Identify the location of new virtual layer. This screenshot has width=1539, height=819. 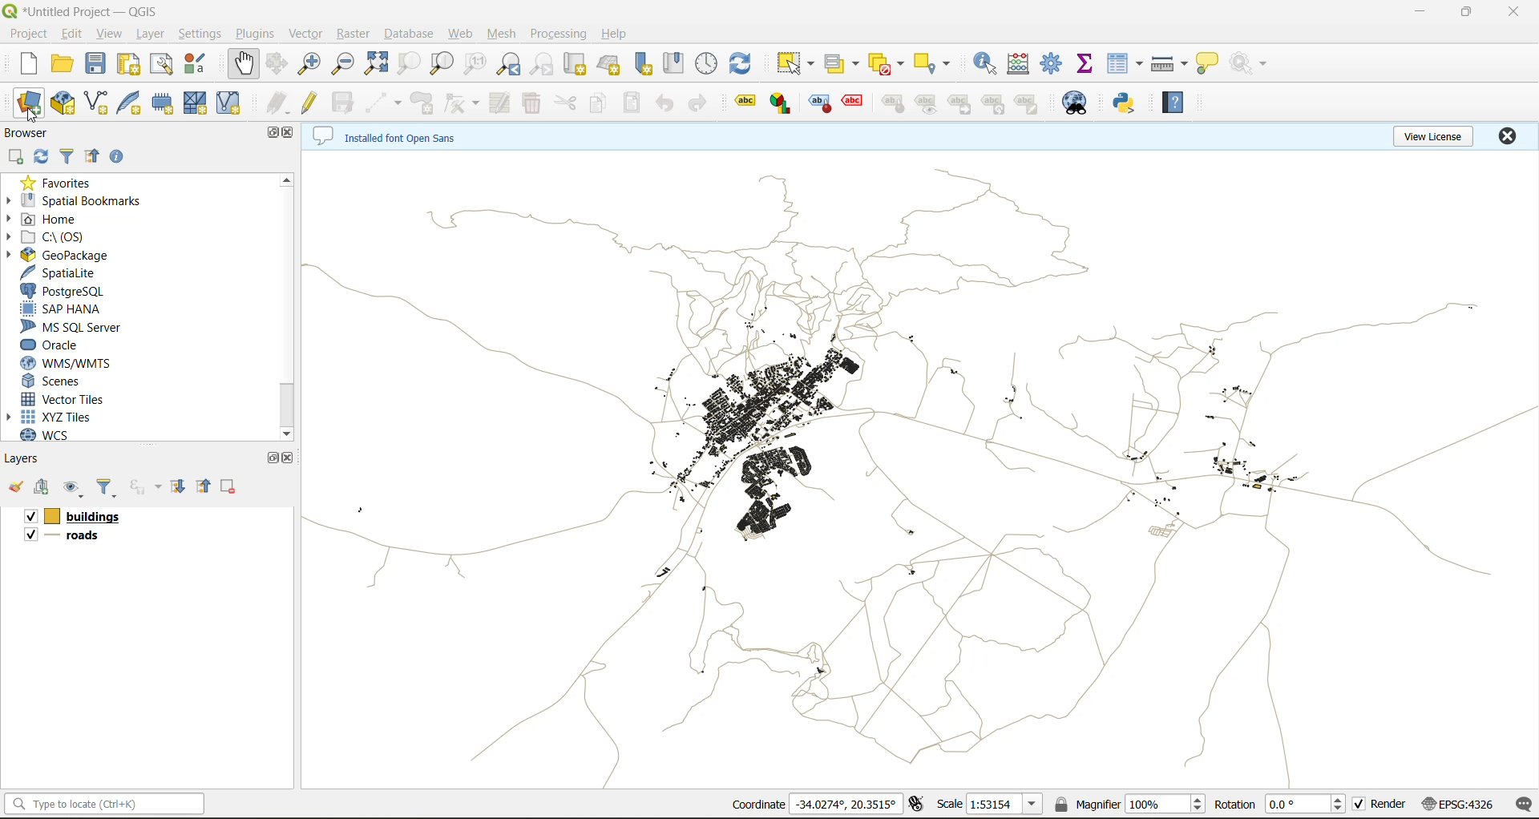
(231, 104).